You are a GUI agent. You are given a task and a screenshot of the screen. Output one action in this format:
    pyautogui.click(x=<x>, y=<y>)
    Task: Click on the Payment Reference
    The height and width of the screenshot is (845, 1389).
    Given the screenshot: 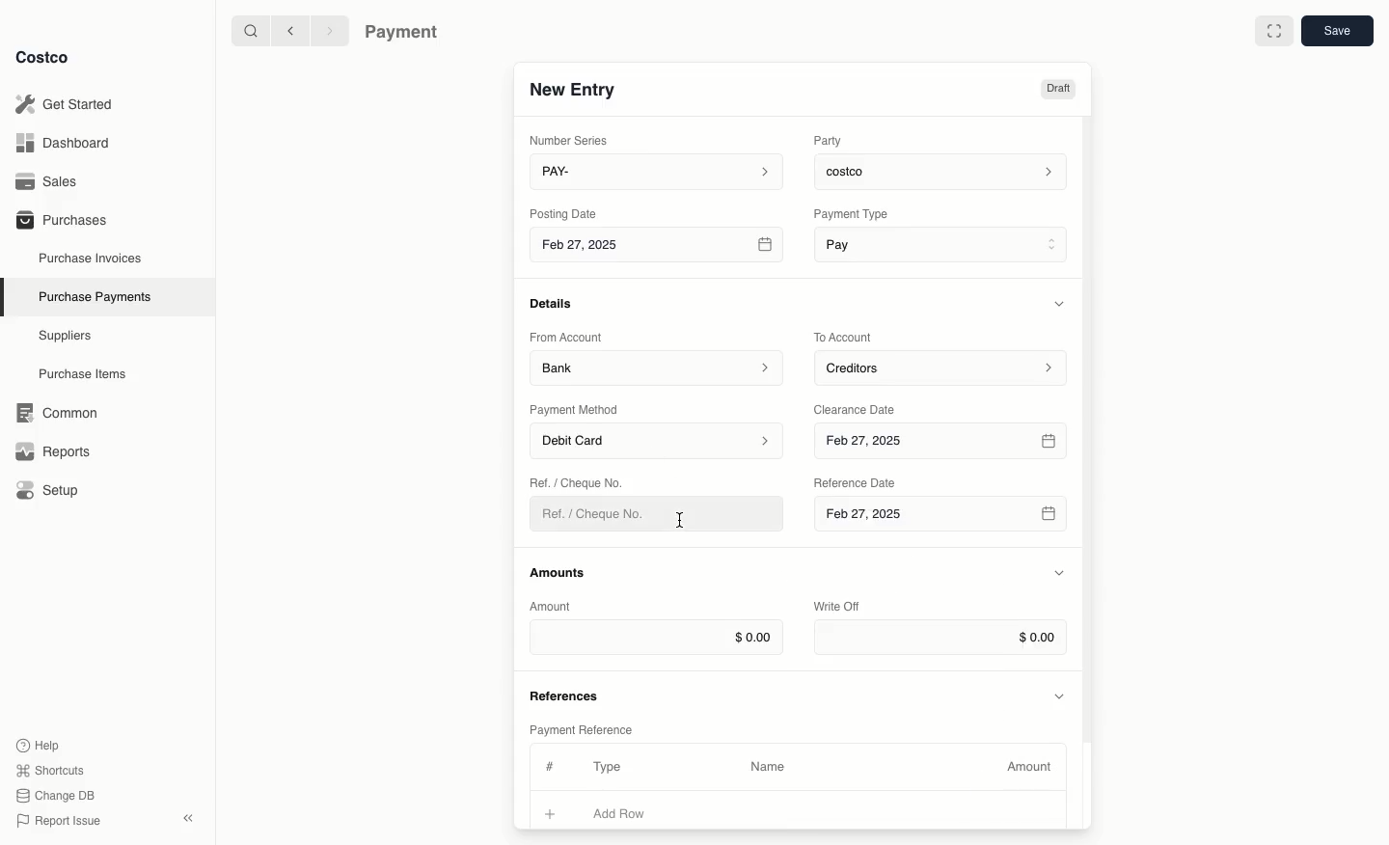 What is the action you would take?
    pyautogui.click(x=580, y=727)
    